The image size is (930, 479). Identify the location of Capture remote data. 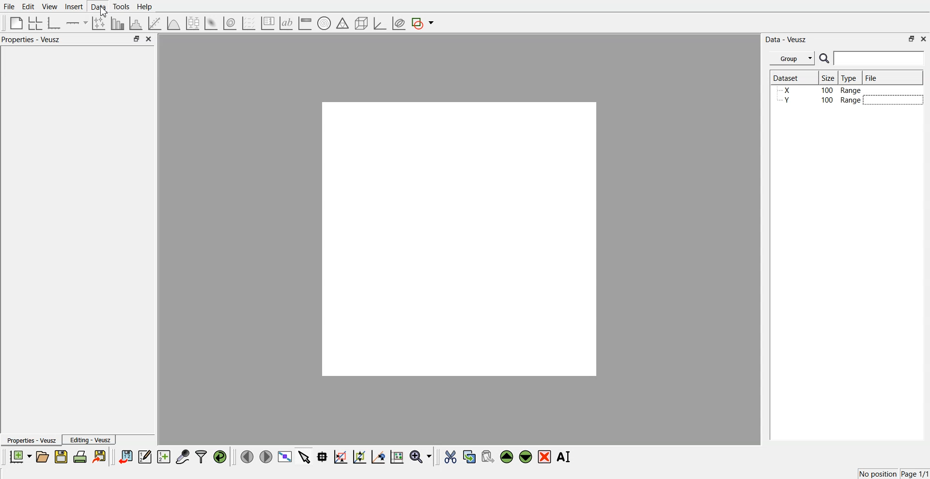
(183, 456).